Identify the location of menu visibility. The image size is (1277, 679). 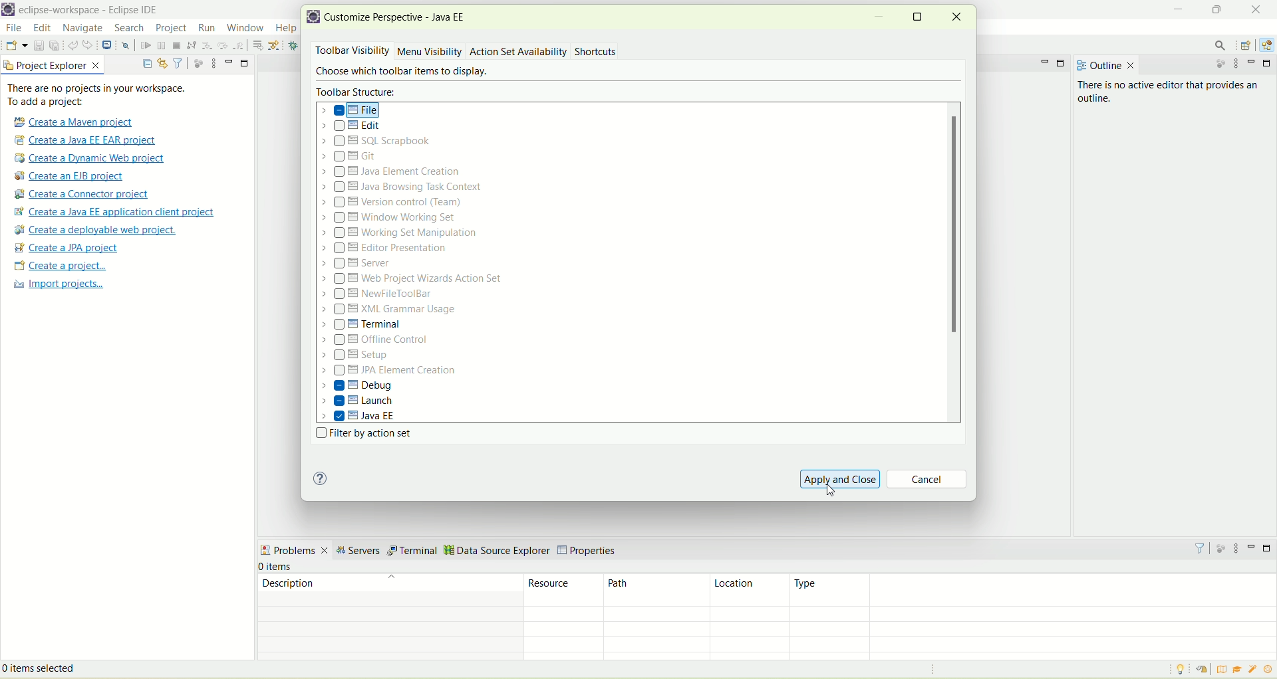
(430, 52).